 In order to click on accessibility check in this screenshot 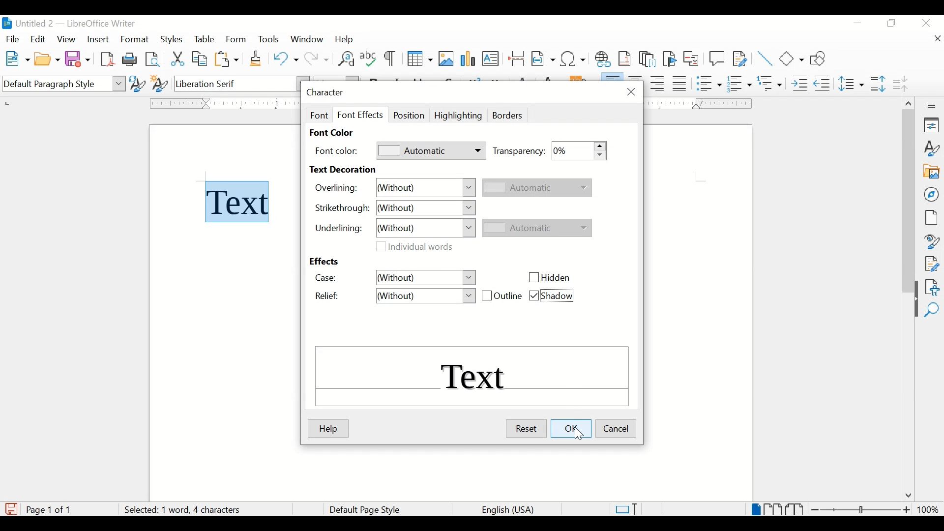, I will do `click(932, 287)`.